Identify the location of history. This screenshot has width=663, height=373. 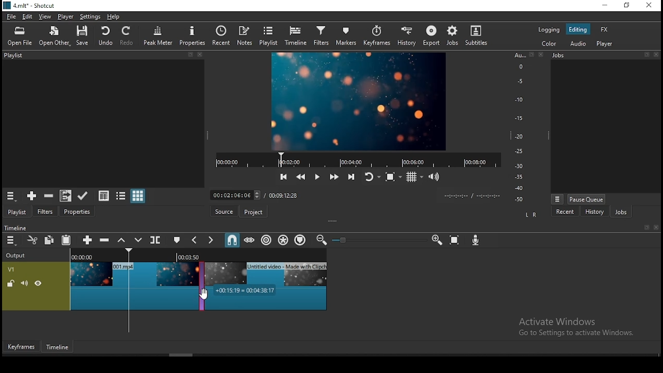
(595, 211).